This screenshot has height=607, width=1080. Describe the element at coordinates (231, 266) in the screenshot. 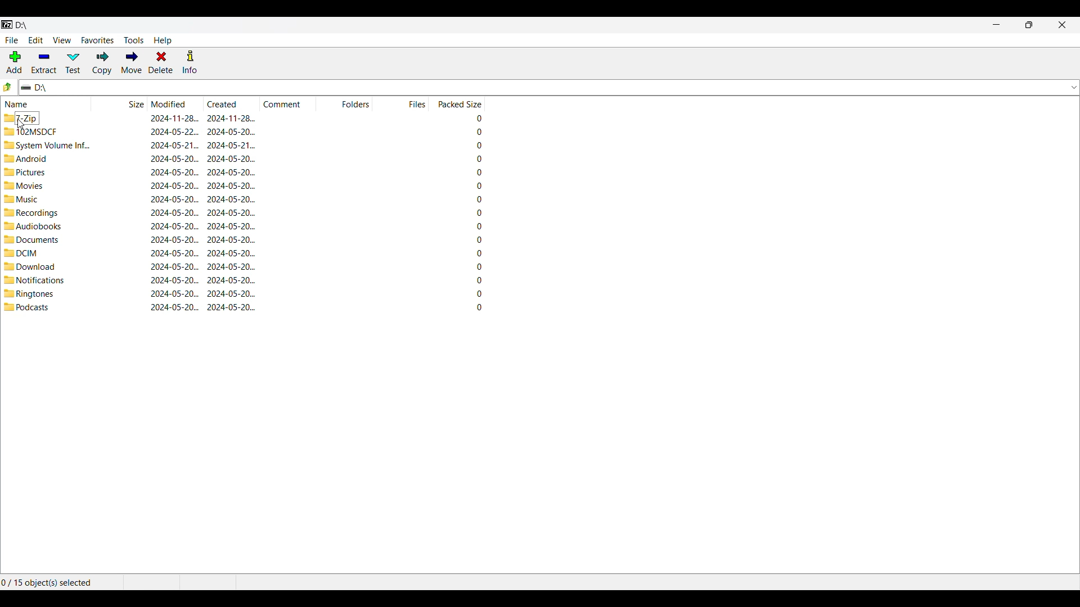

I see `created date & time` at that location.